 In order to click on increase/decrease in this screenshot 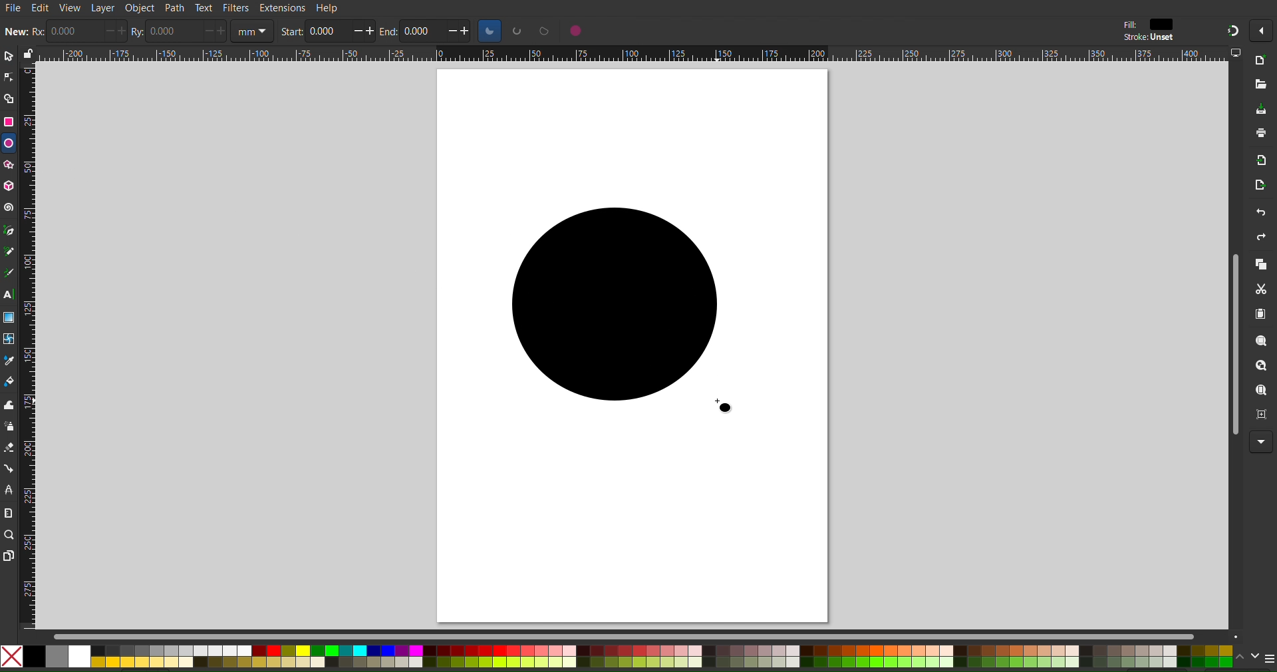, I will do `click(115, 32)`.